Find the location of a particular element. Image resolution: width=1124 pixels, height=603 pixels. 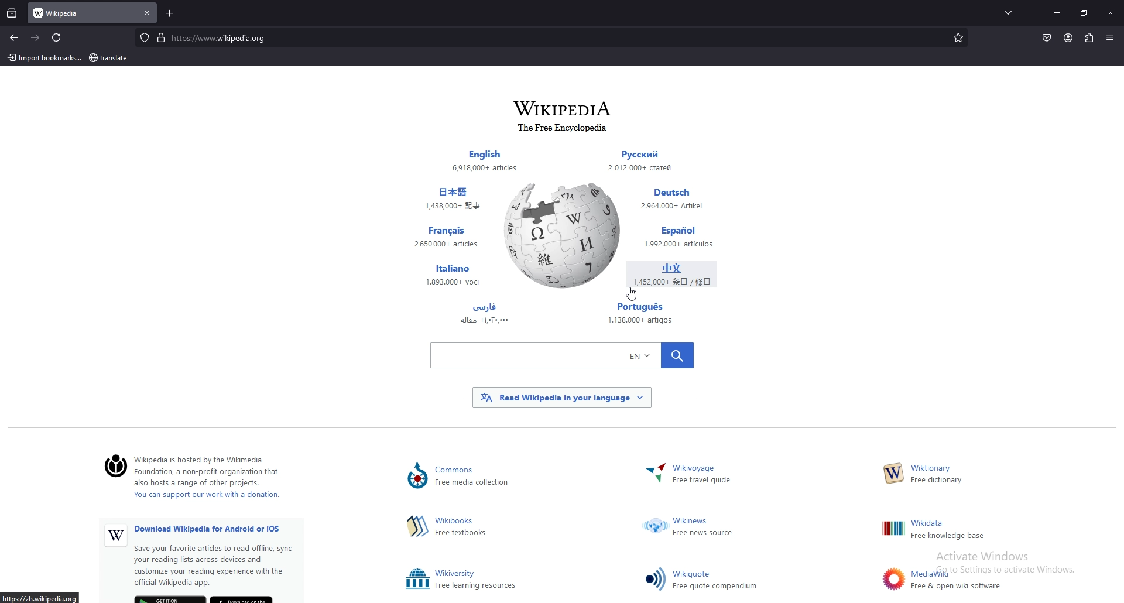

 is located at coordinates (654, 164).